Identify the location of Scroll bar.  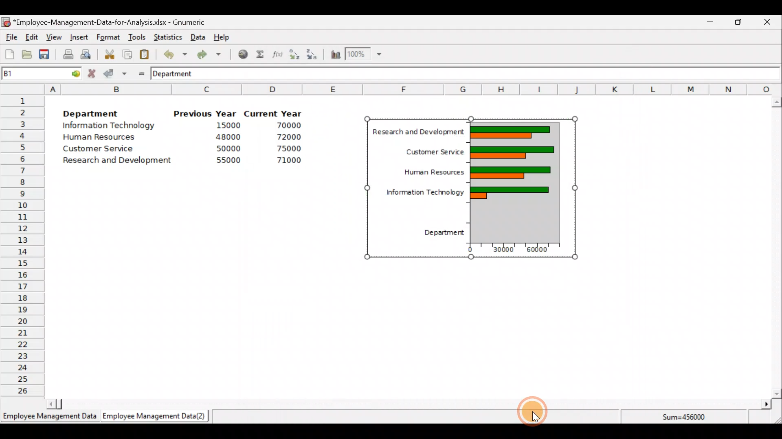
(776, 248).